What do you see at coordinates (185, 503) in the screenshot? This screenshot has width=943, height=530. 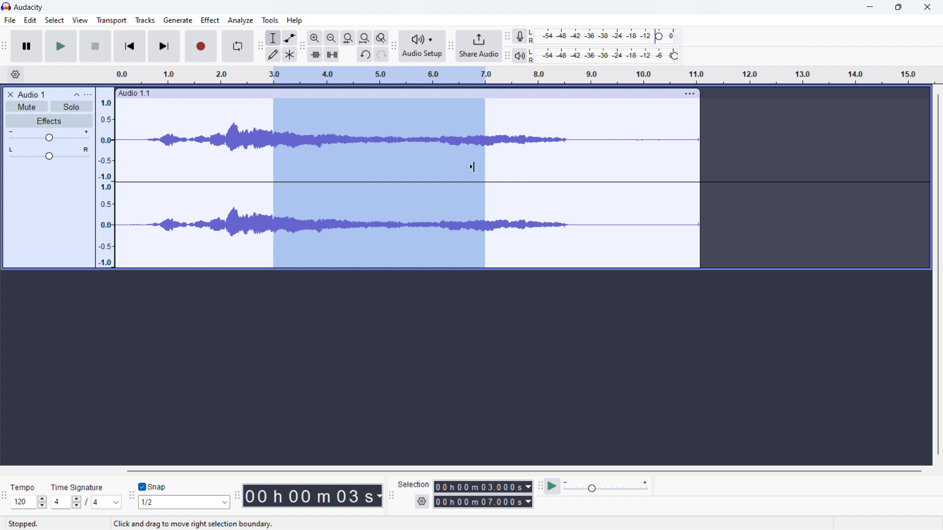 I see `1/2` at bounding box center [185, 503].